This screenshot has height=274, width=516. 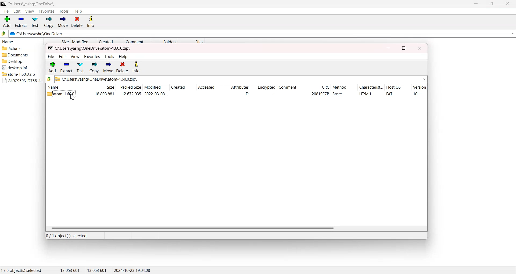 I want to click on Help, so click(x=78, y=11).